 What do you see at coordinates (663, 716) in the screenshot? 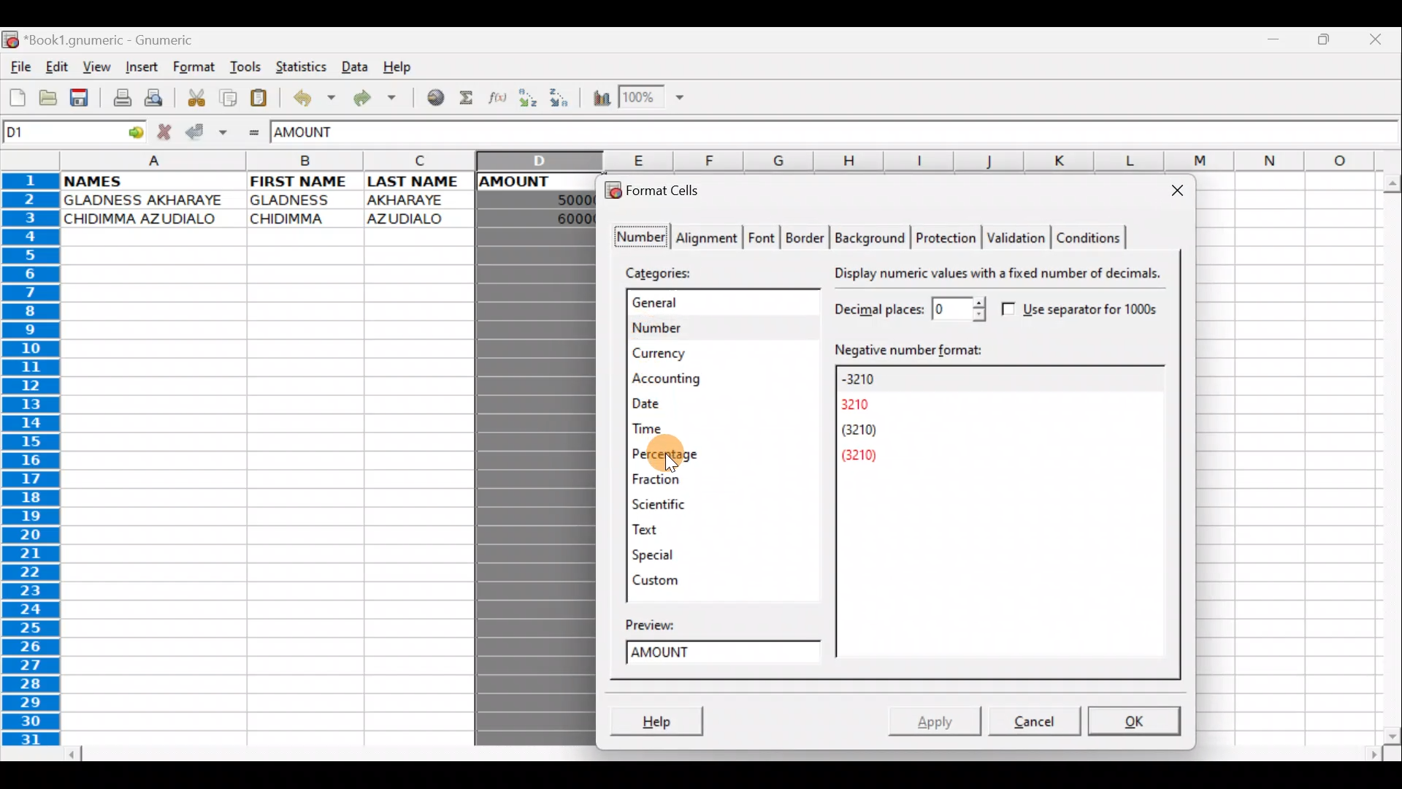
I see `Help` at bounding box center [663, 716].